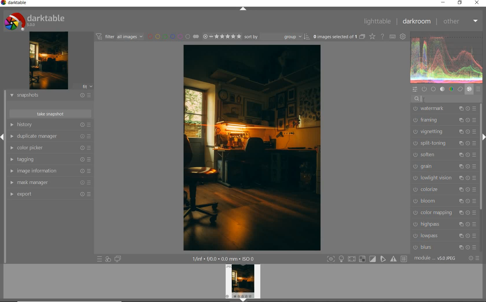 The width and height of the screenshot is (486, 302). I want to click on tone, so click(443, 89).